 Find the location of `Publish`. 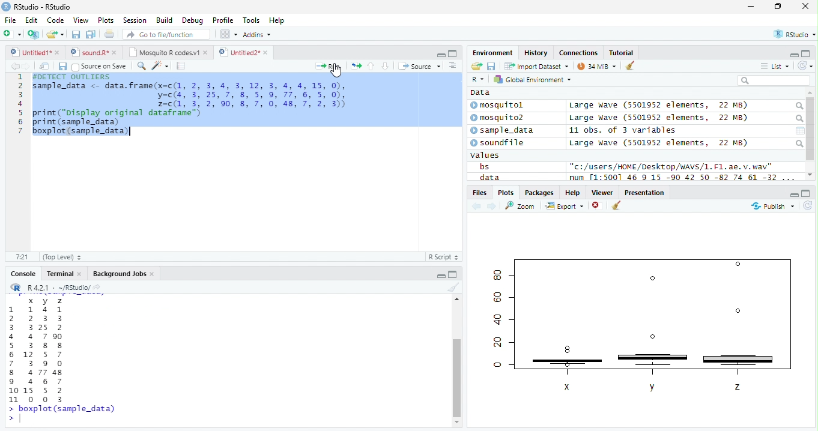

Publish is located at coordinates (772, 206).